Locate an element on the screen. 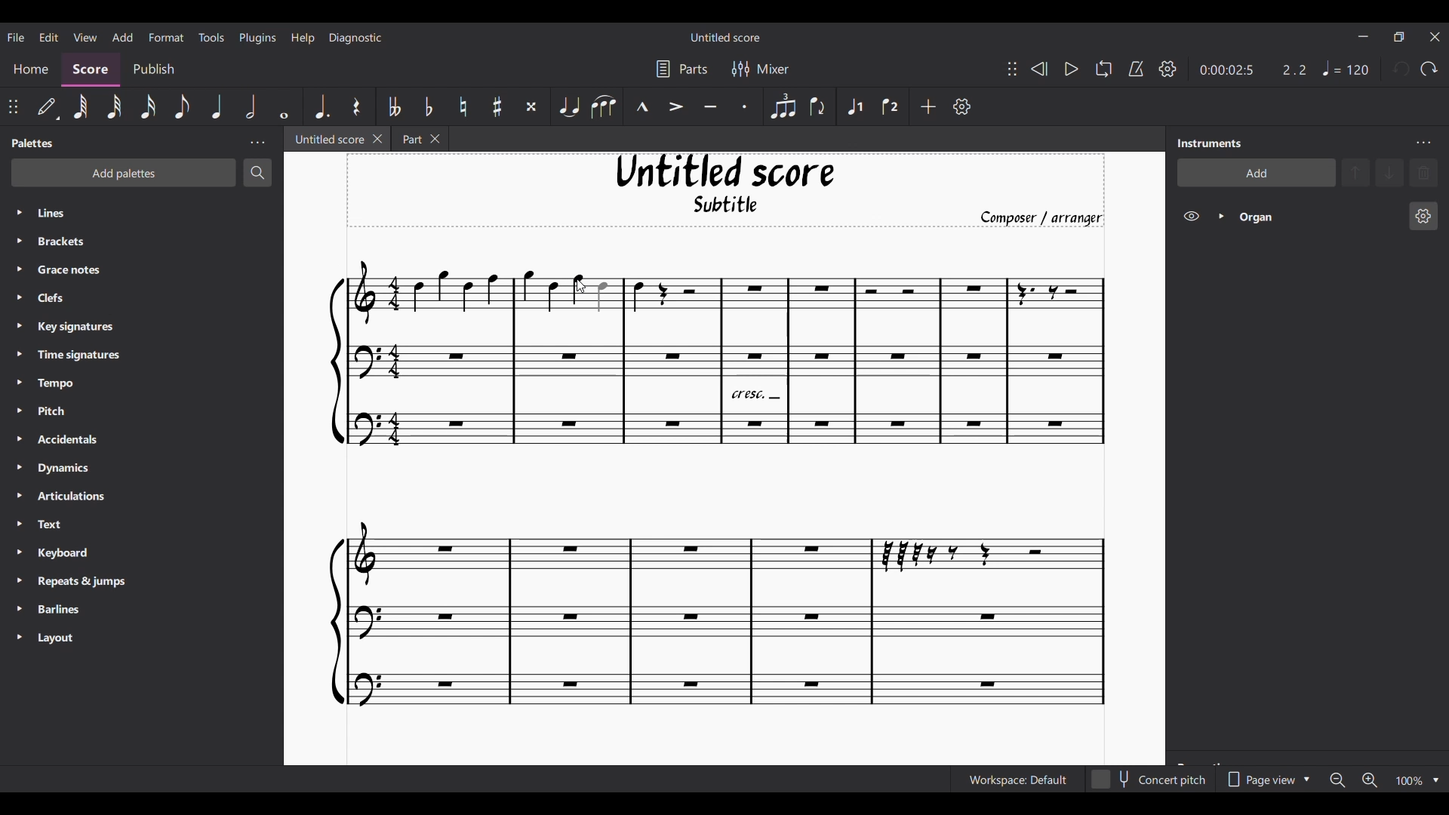  Tuplet is located at coordinates (783, 107).